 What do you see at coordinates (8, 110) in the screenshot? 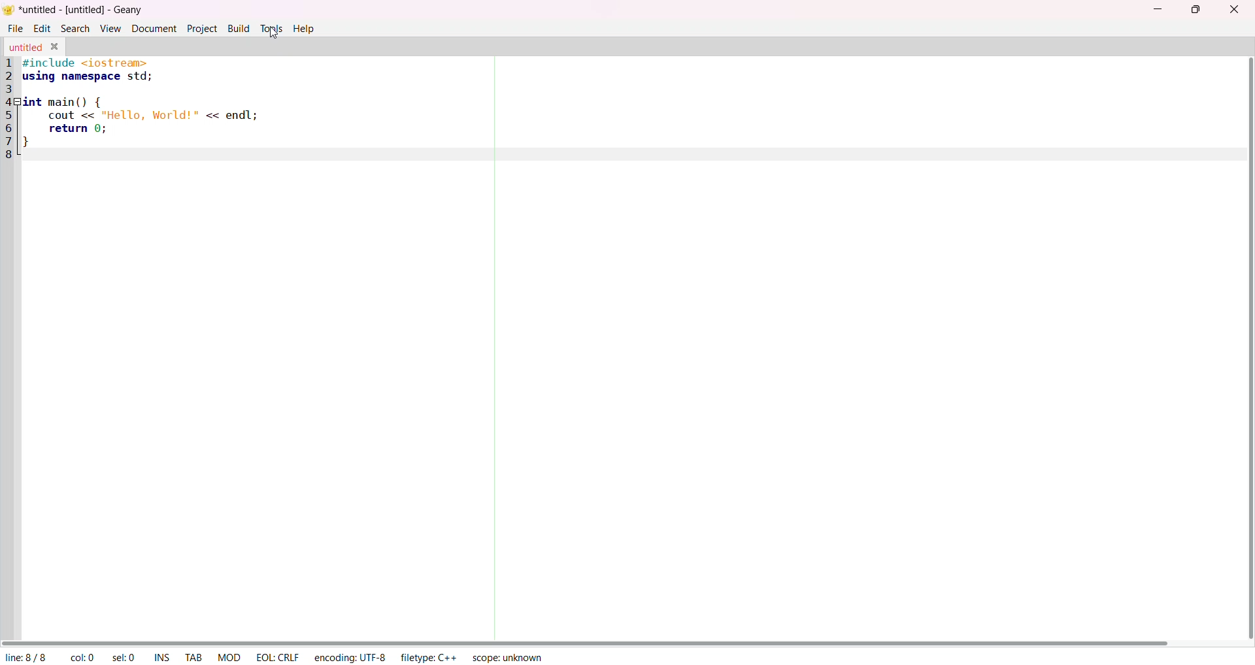
I see `line number` at bounding box center [8, 110].